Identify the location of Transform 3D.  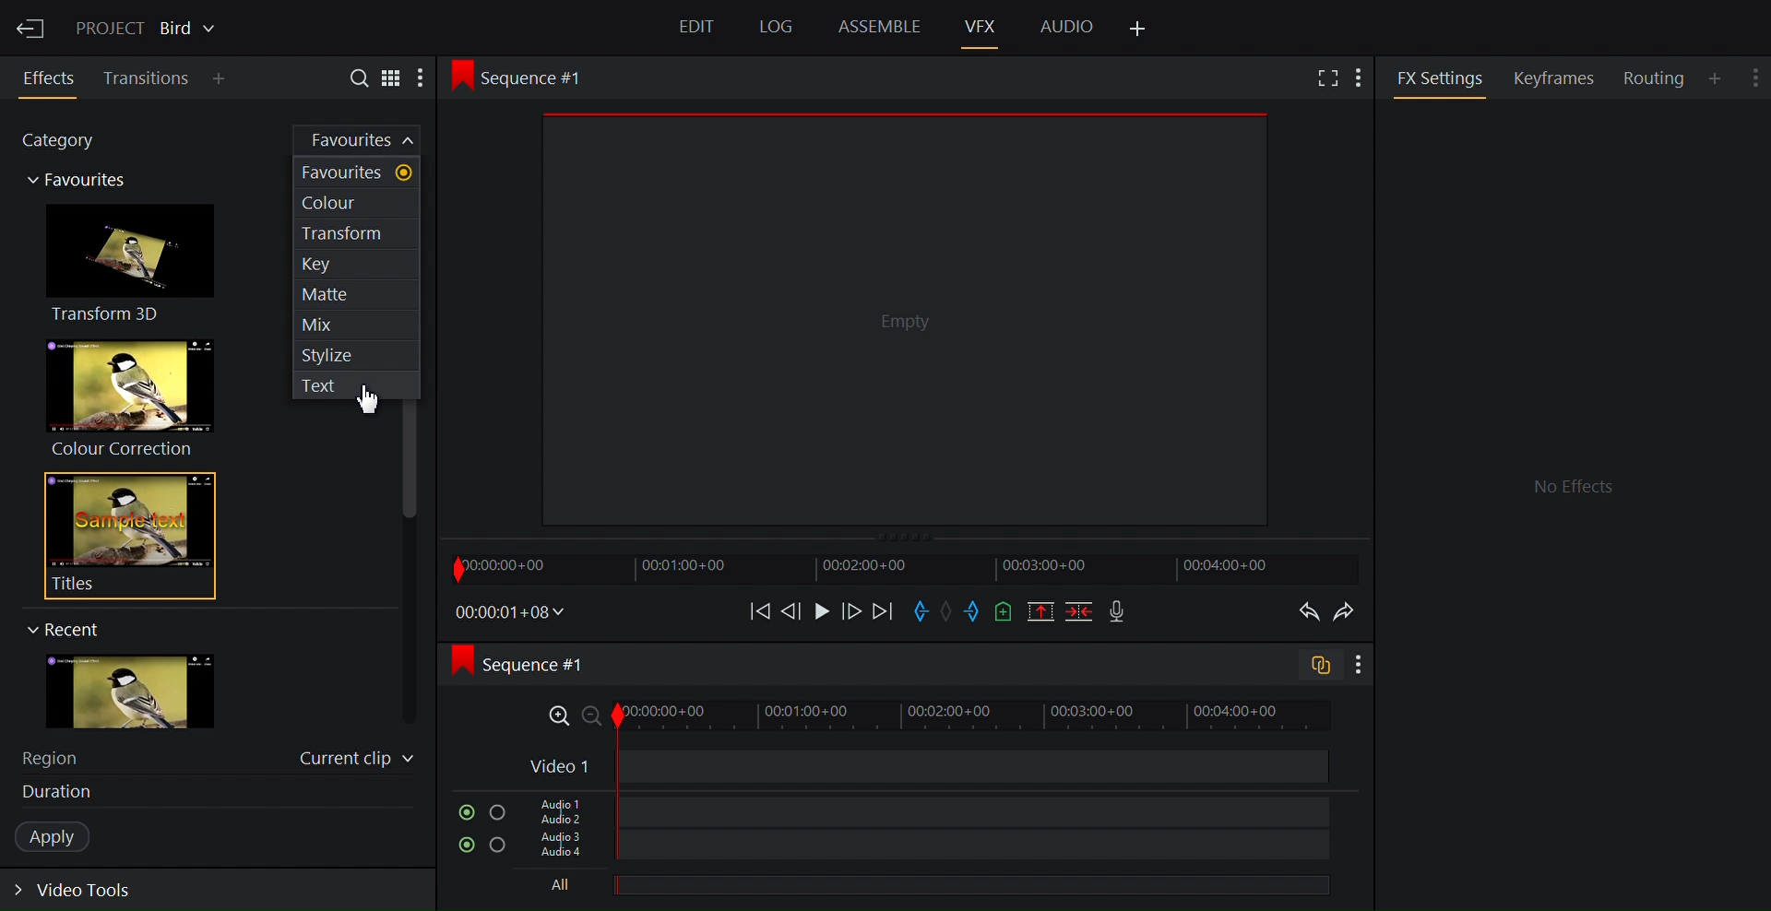
(137, 266).